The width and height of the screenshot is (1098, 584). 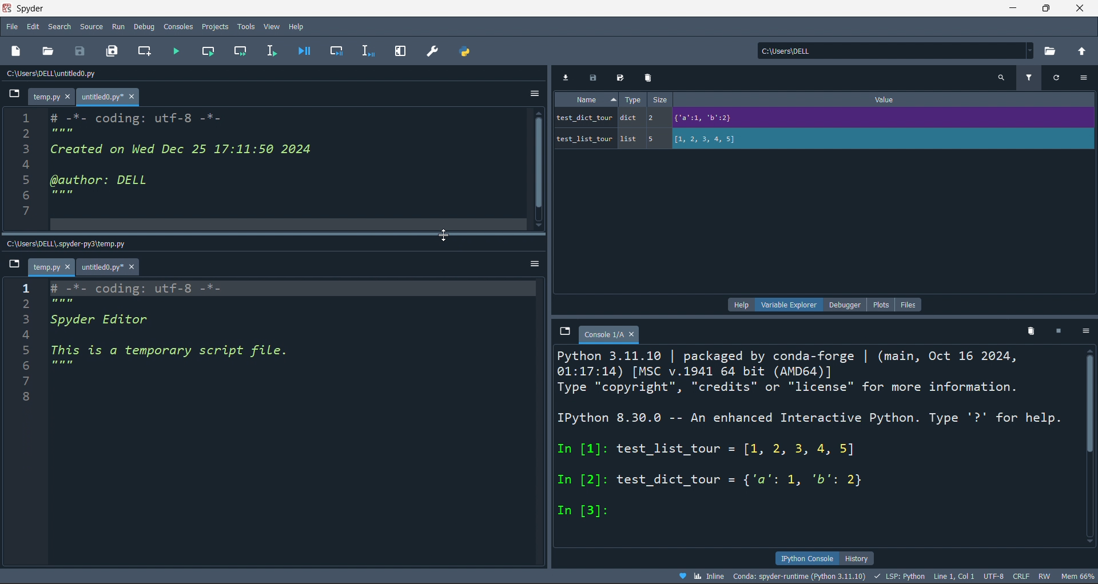 What do you see at coordinates (841, 304) in the screenshot?
I see `debugger` at bounding box center [841, 304].